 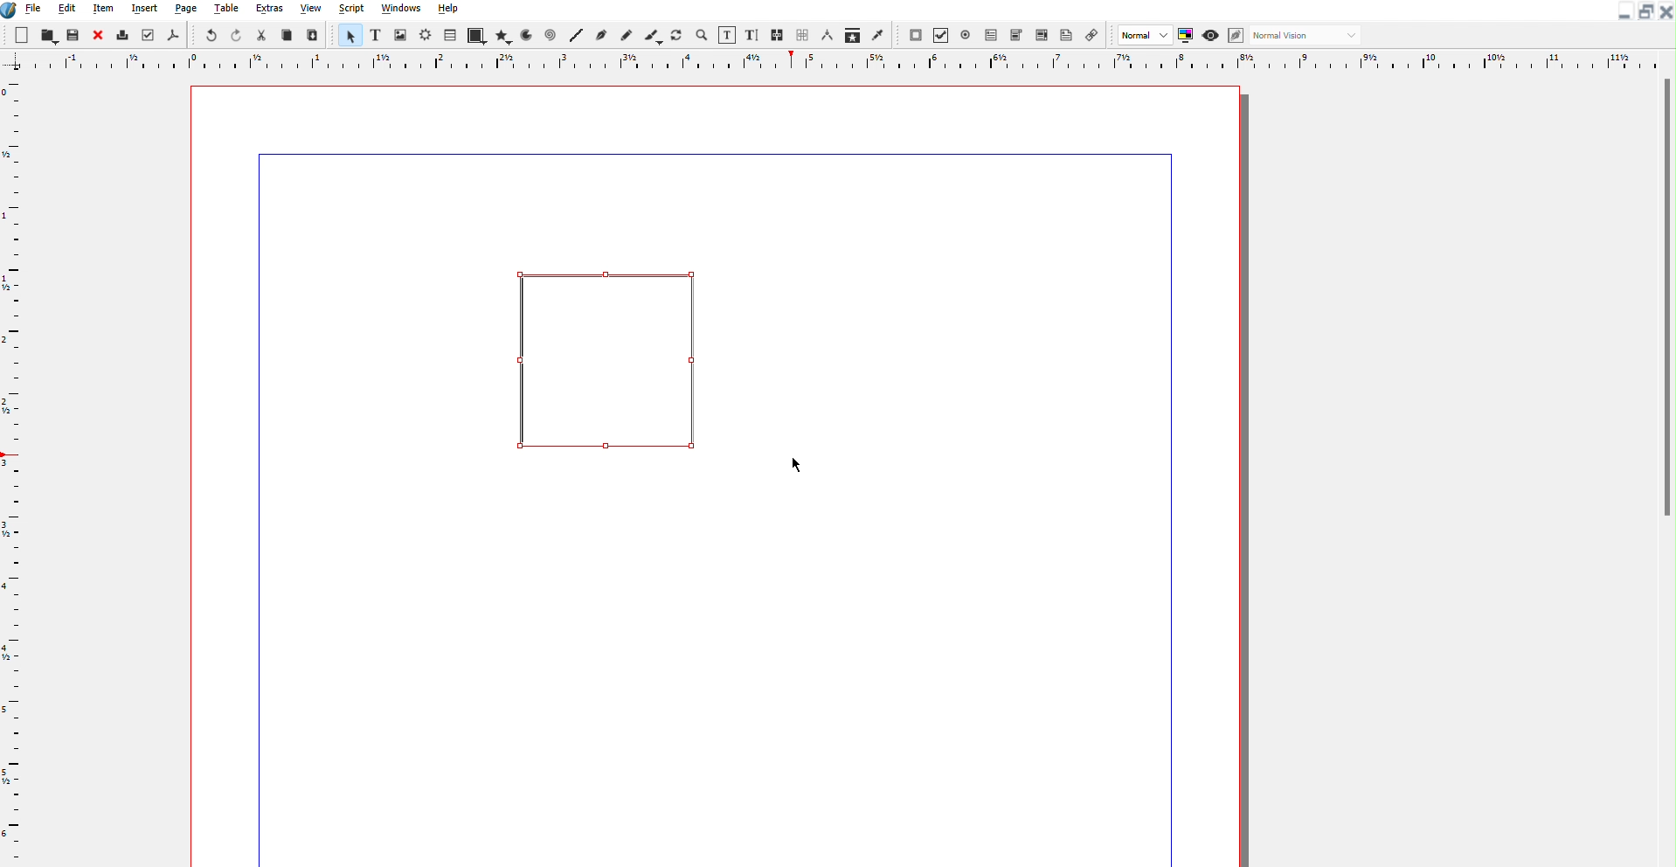 What do you see at coordinates (349, 34) in the screenshot?
I see `Pointer` at bounding box center [349, 34].